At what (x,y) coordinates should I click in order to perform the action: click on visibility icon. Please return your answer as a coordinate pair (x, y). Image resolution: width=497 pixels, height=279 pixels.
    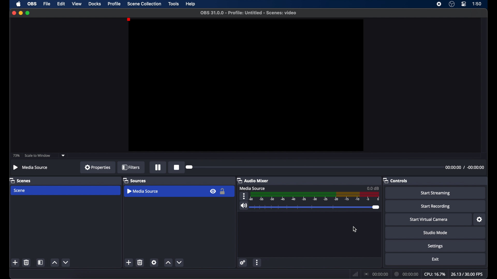
    Looking at the image, I should click on (213, 191).